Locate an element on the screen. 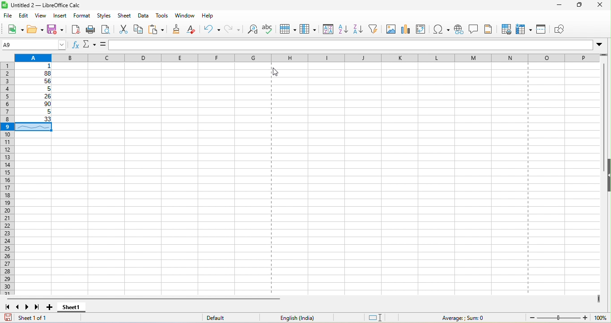 The image size is (611, 323). split window is located at coordinates (541, 30).